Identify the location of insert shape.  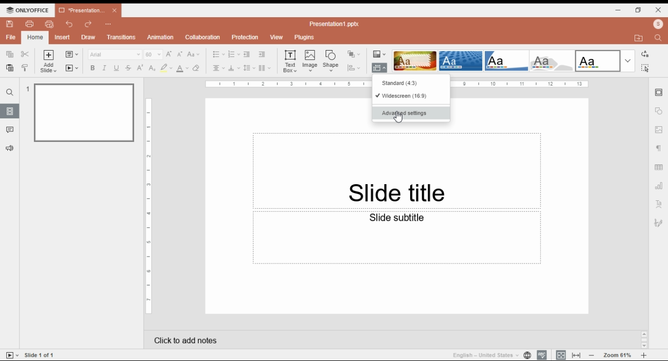
(331, 61).